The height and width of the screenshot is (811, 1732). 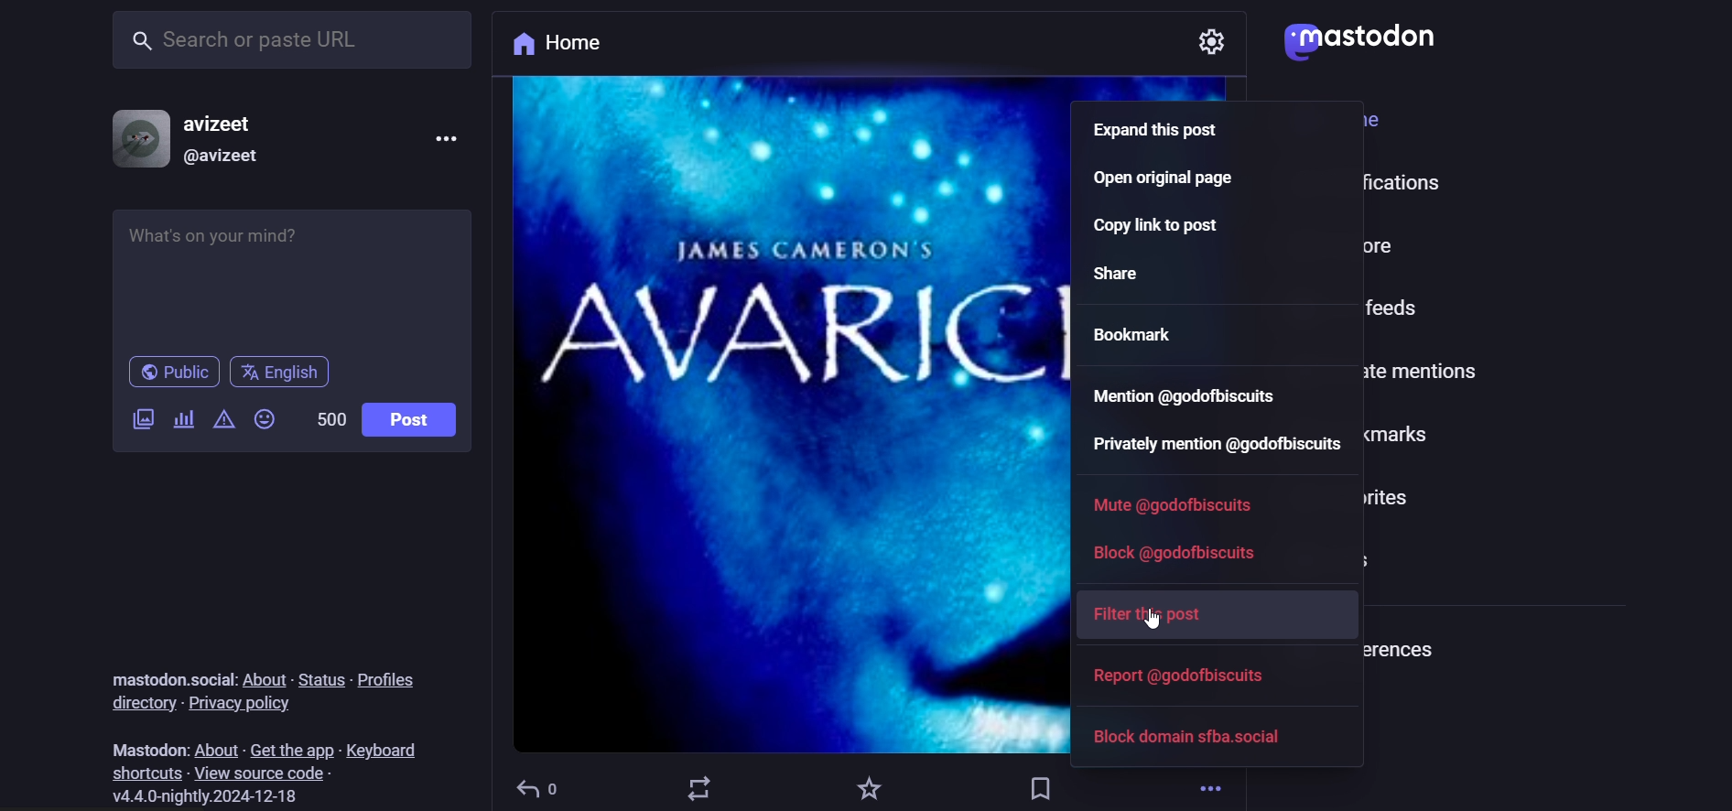 What do you see at coordinates (265, 773) in the screenshot?
I see `source code` at bounding box center [265, 773].